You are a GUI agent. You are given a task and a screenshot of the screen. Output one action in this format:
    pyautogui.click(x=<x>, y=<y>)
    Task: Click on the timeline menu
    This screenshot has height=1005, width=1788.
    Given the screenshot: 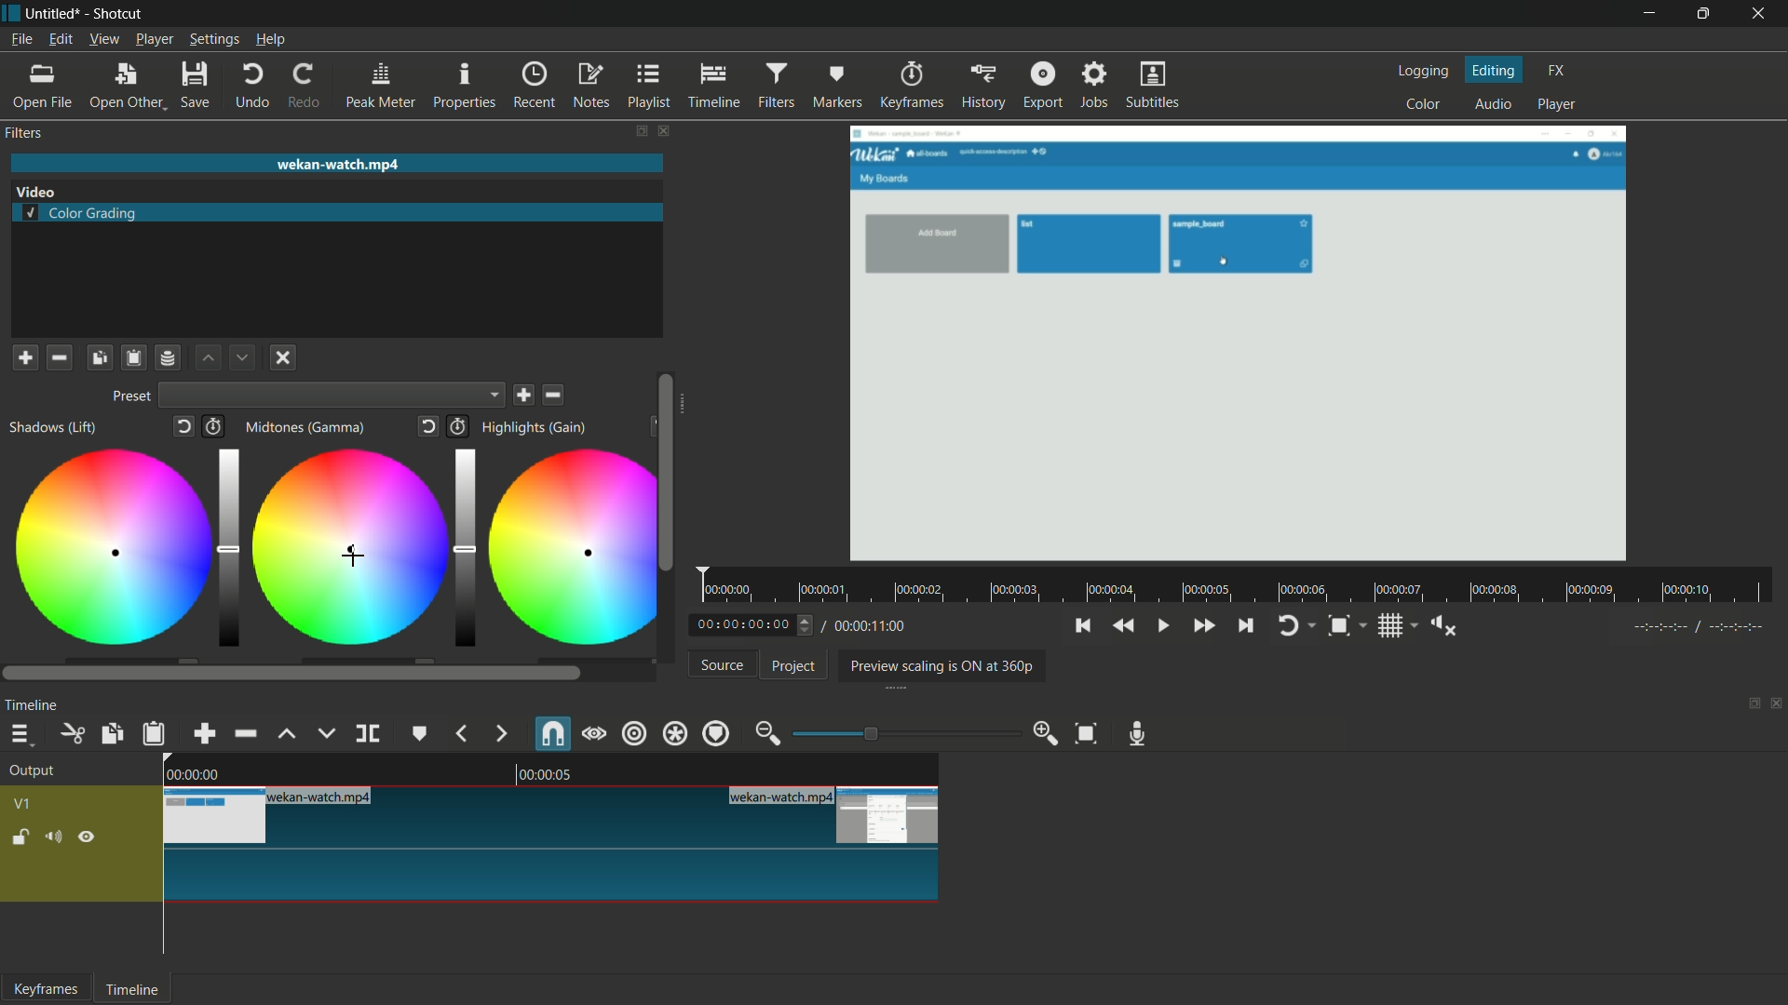 What is the action you would take?
    pyautogui.click(x=24, y=734)
    